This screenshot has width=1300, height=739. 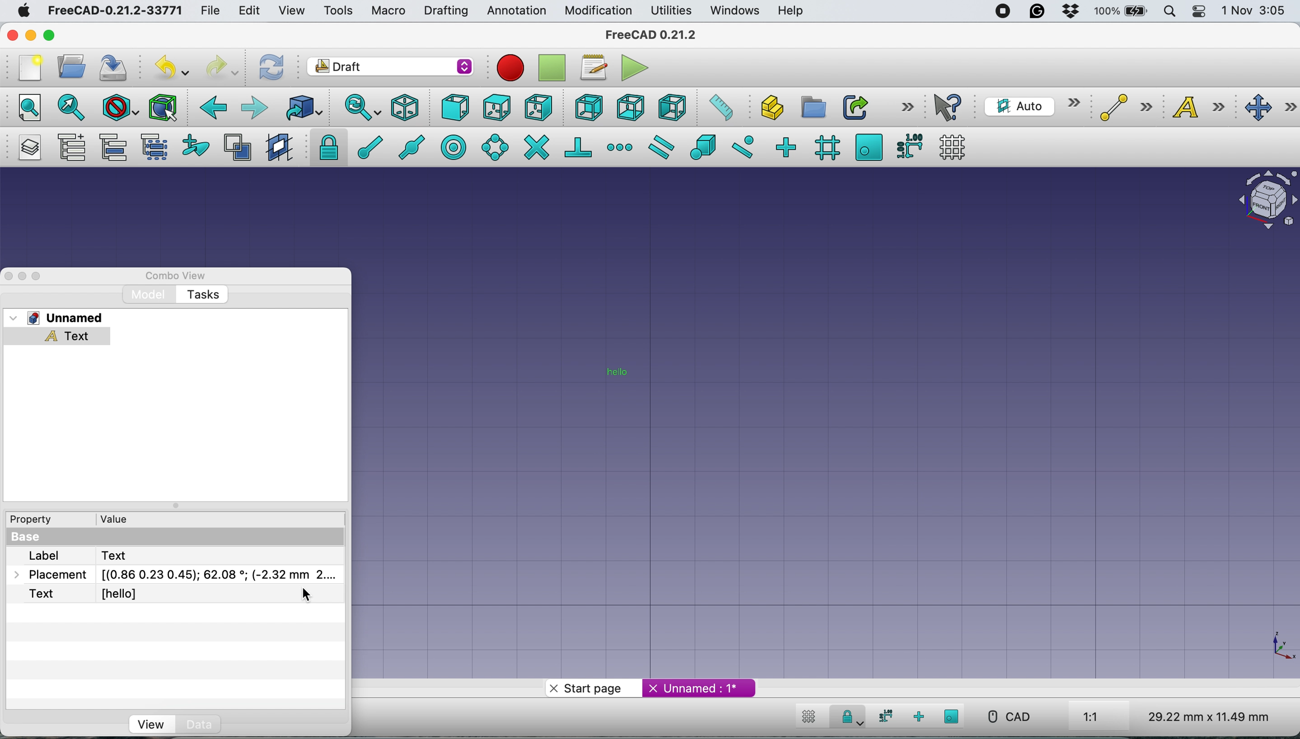 What do you see at coordinates (70, 148) in the screenshot?
I see `add a new named group` at bounding box center [70, 148].